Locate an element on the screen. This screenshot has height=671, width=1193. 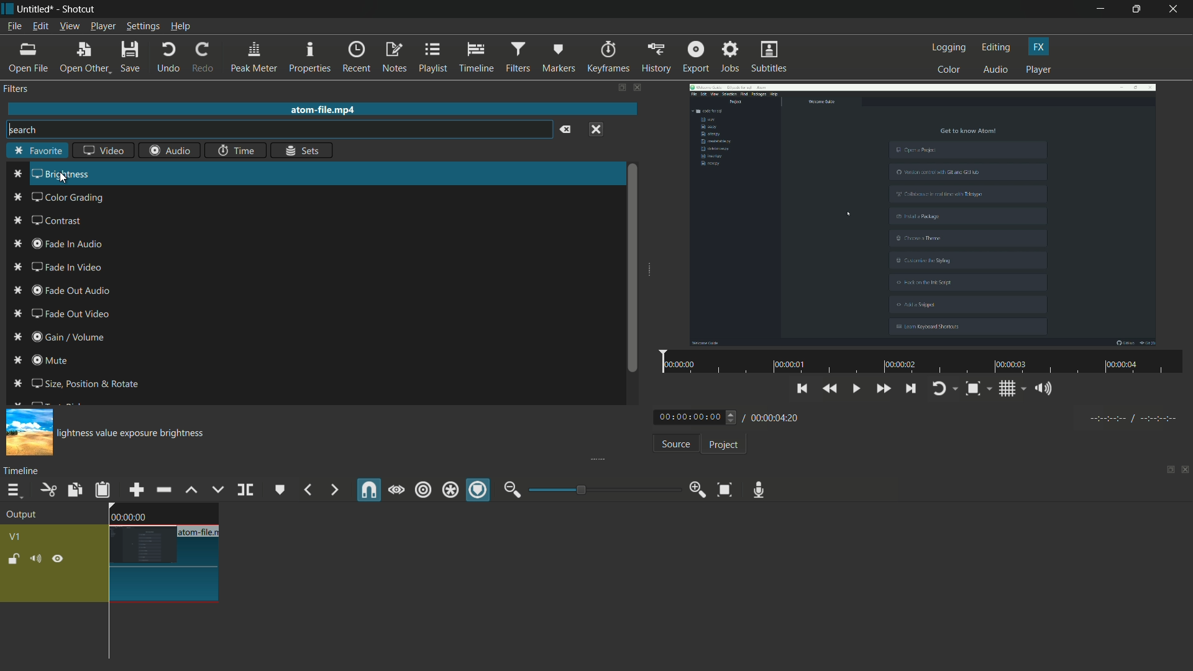
zoom in is located at coordinates (695, 490).